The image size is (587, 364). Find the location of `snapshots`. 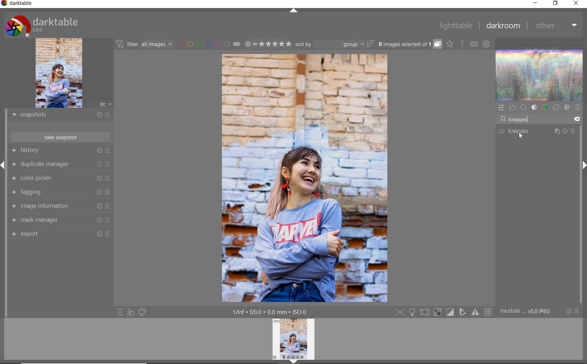

snapshots is located at coordinates (60, 116).